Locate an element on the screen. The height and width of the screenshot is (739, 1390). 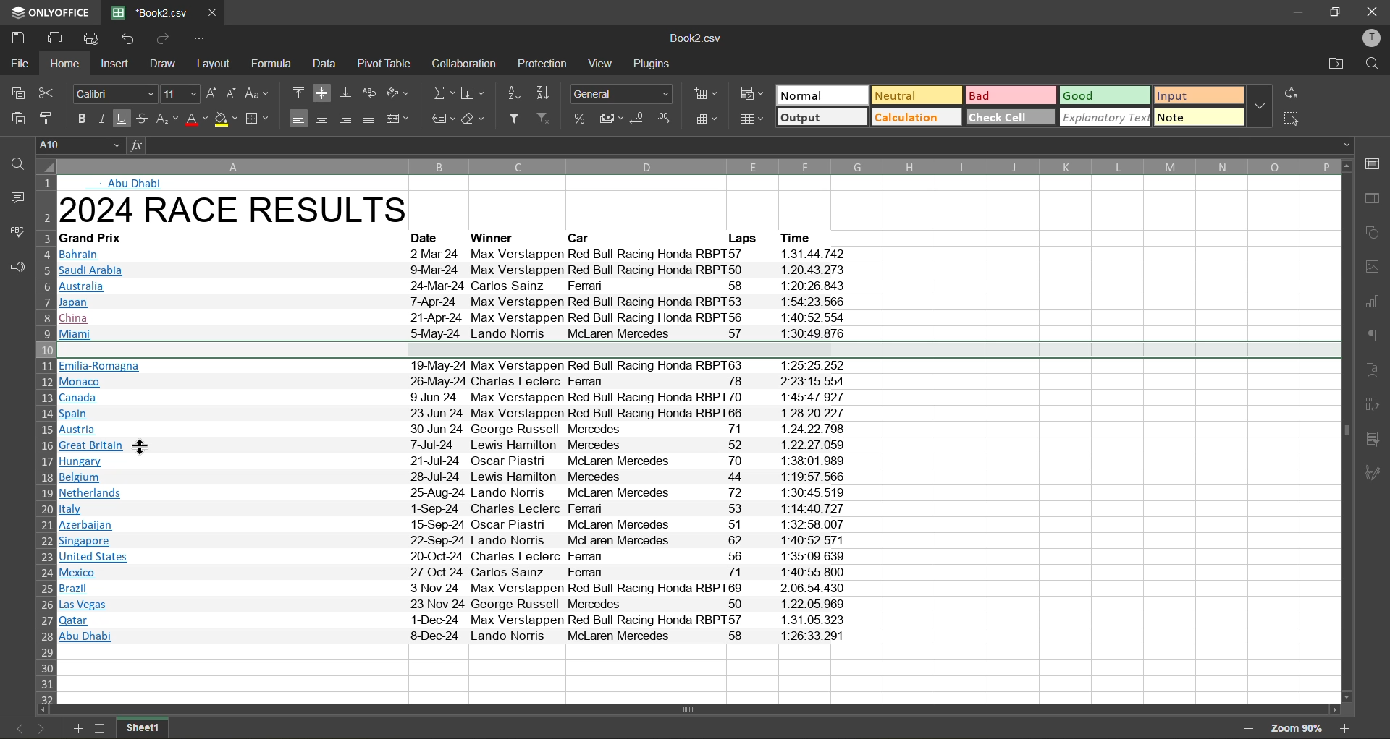
output is located at coordinates (821, 117).